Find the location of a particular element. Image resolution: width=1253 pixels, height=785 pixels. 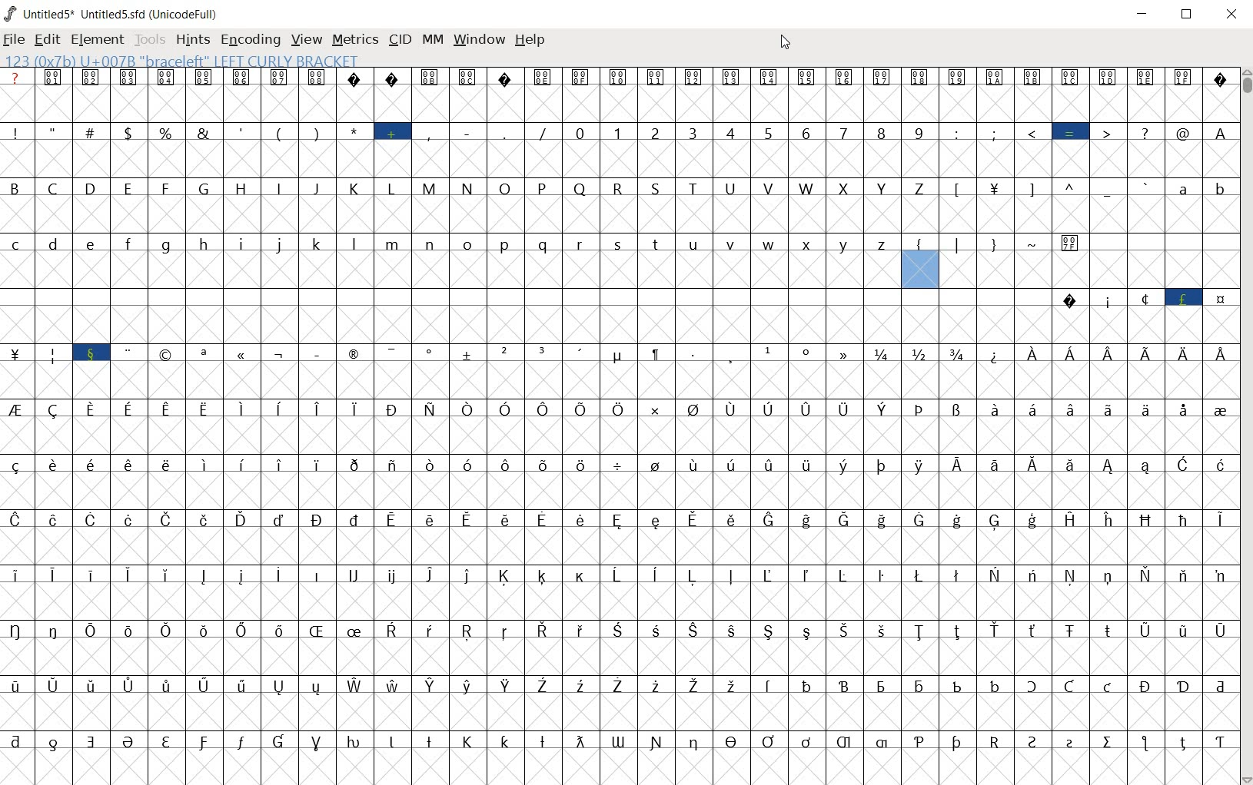

hints is located at coordinates (191, 40).